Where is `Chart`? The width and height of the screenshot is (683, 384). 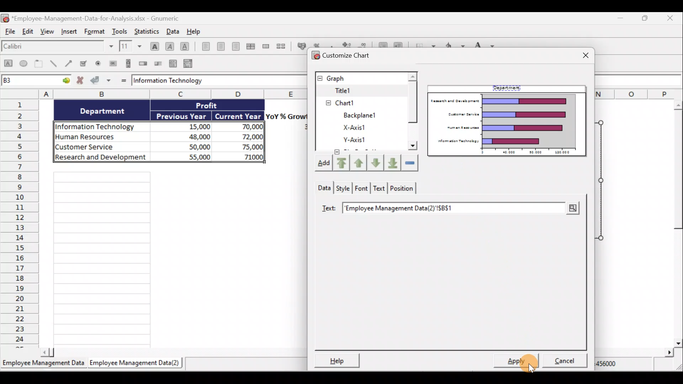 Chart is located at coordinates (357, 91).